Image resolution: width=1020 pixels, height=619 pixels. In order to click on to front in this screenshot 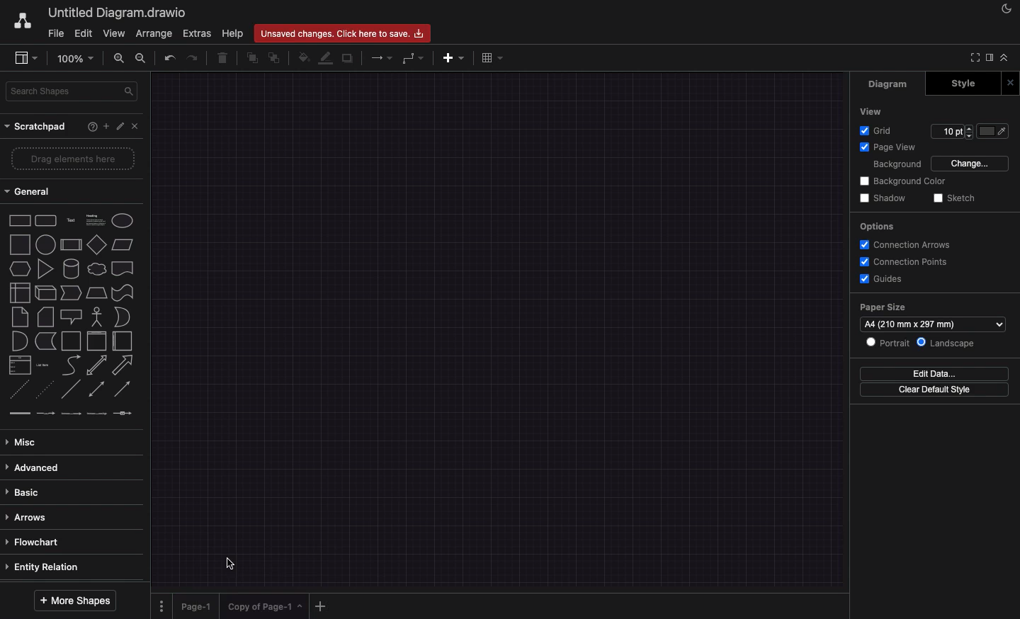, I will do `click(251, 58)`.